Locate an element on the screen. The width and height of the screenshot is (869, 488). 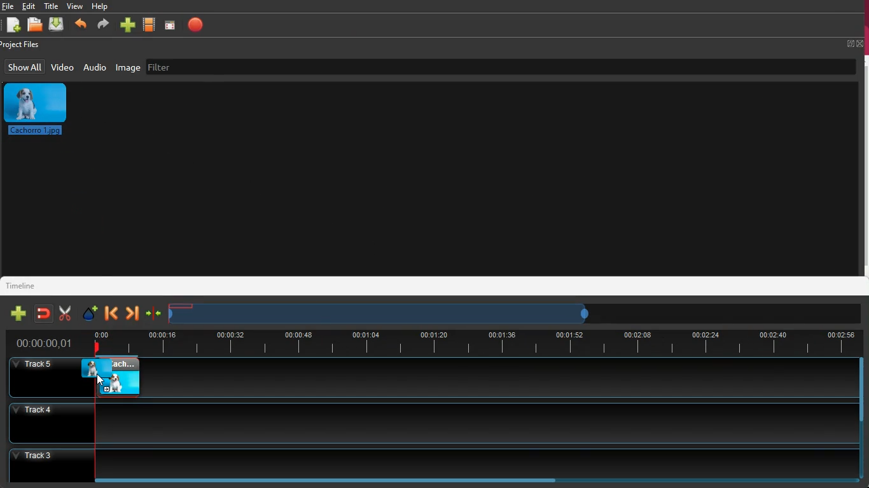
project files is located at coordinates (25, 44).